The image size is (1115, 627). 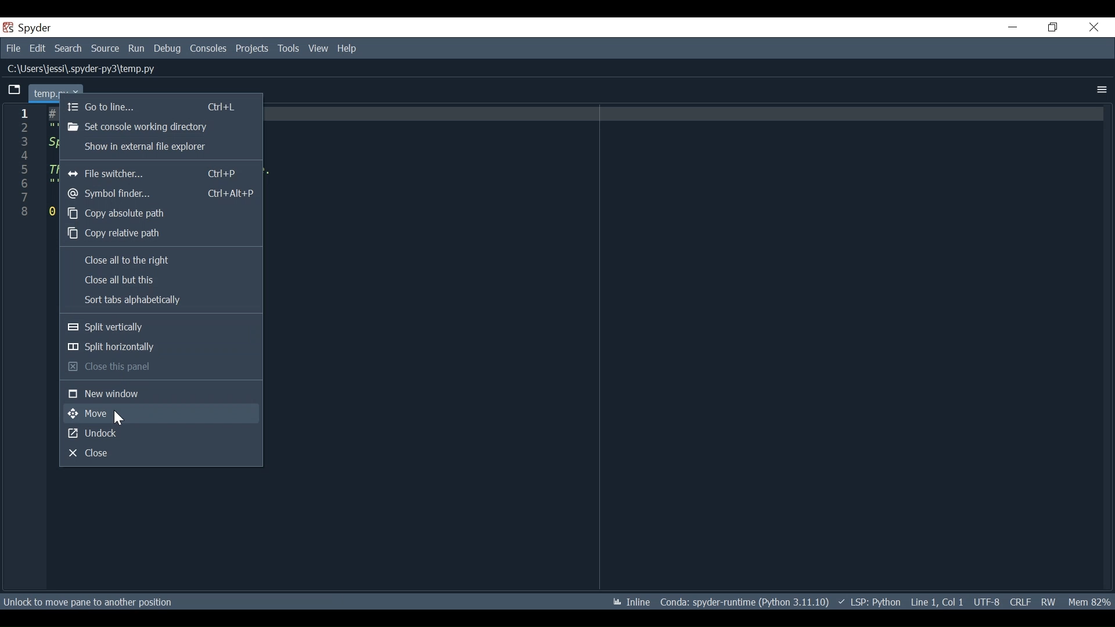 What do you see at coordinates (1089, 603) in the screenshot?
I see `Mem 82%` at bounding box center [1089, 603].